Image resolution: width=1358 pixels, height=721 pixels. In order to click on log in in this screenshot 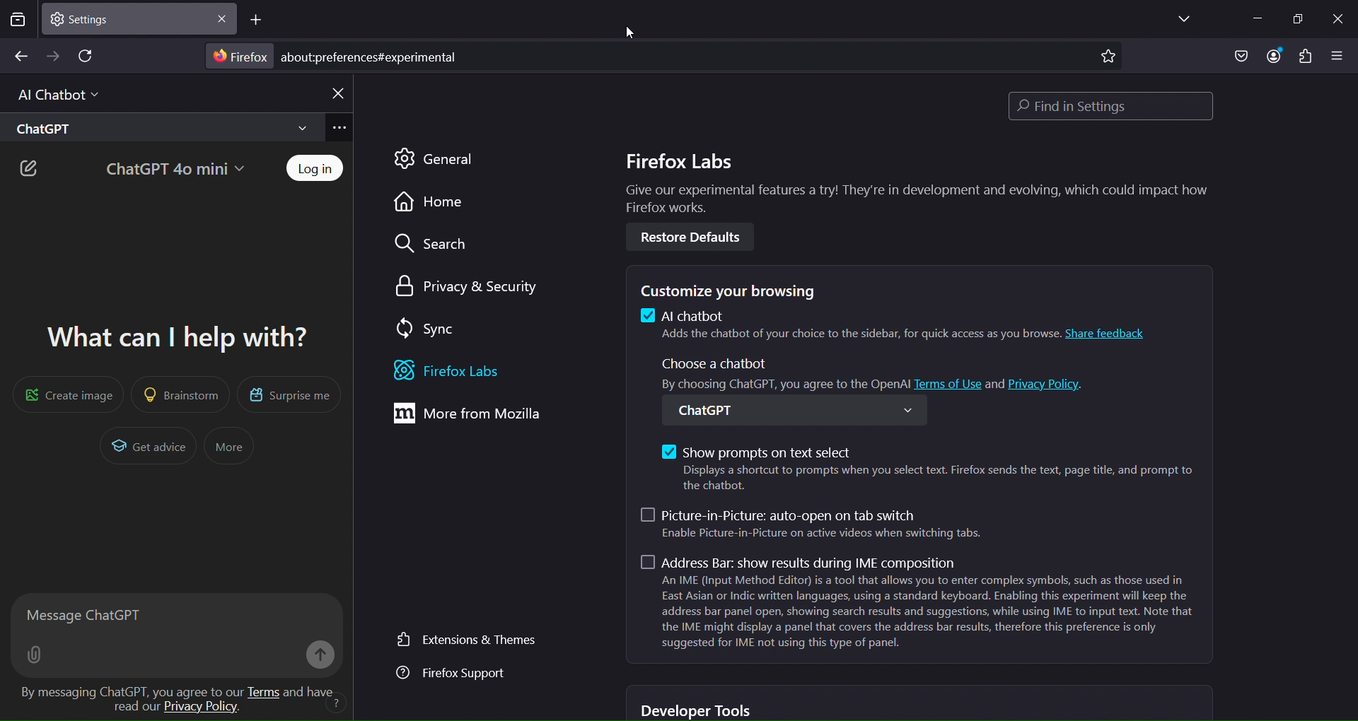, I will do `click(317, 169)`.